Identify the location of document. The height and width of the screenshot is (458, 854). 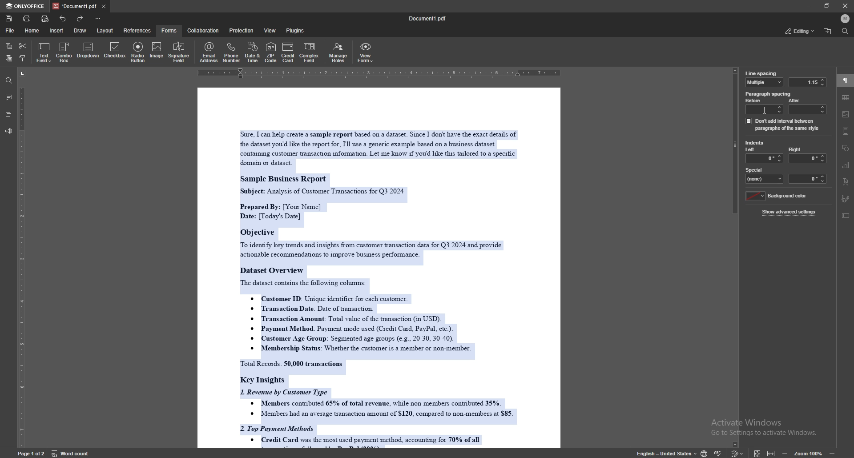
(377, 269).